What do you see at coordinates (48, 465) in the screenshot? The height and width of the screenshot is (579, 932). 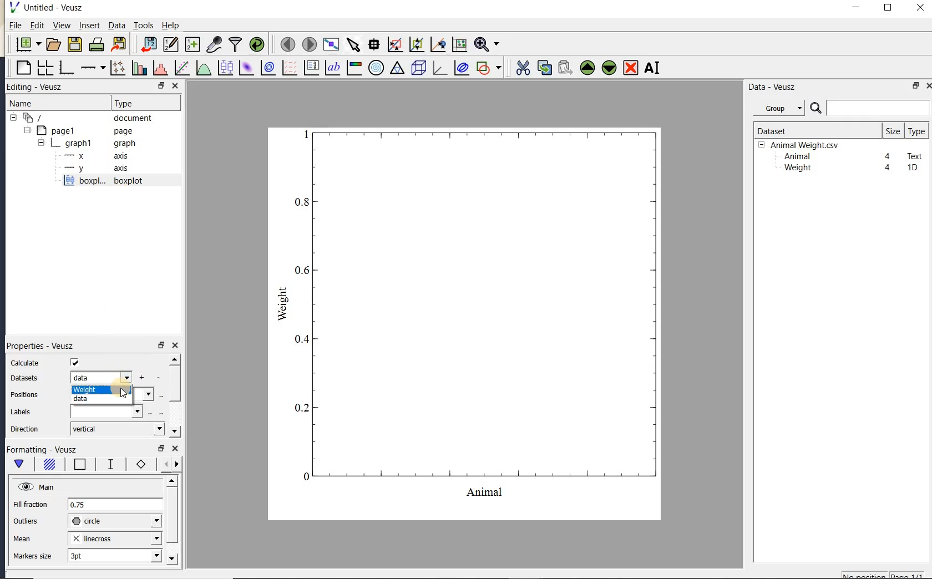 I see `box fill` at bounding box center [48, 465].